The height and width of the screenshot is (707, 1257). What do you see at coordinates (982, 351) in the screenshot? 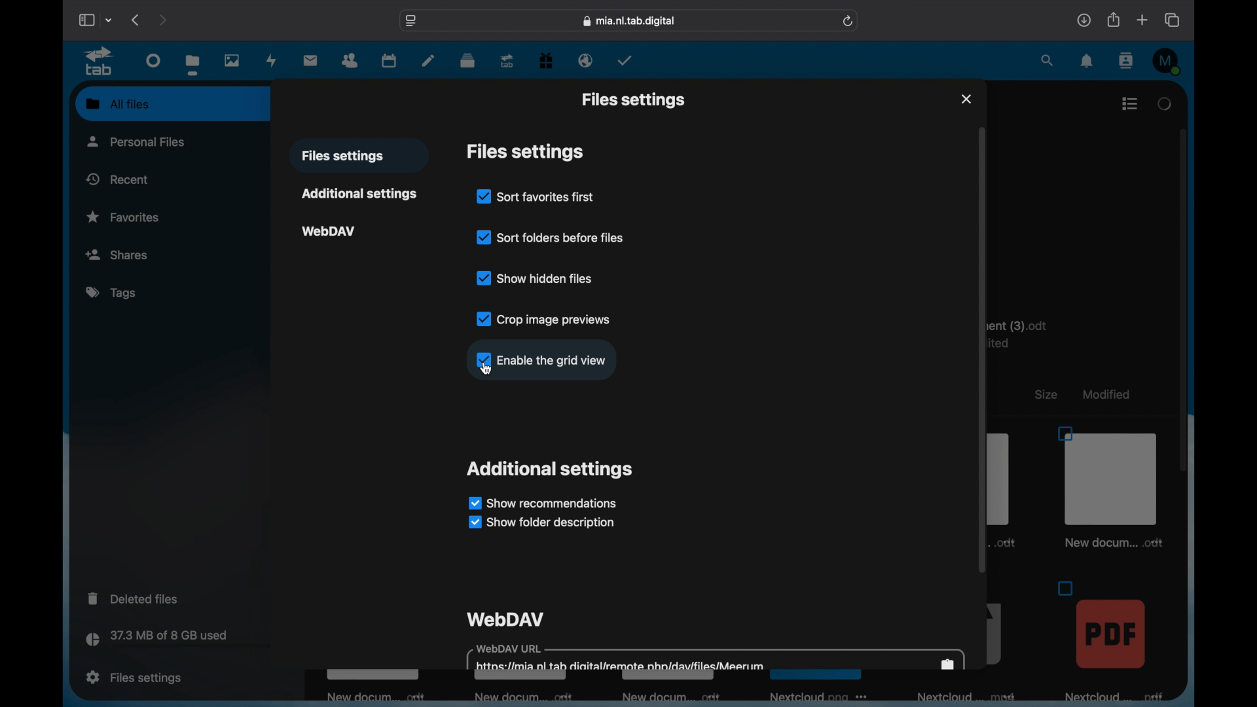
I see `scroll box` at bounding box center [982, 351].